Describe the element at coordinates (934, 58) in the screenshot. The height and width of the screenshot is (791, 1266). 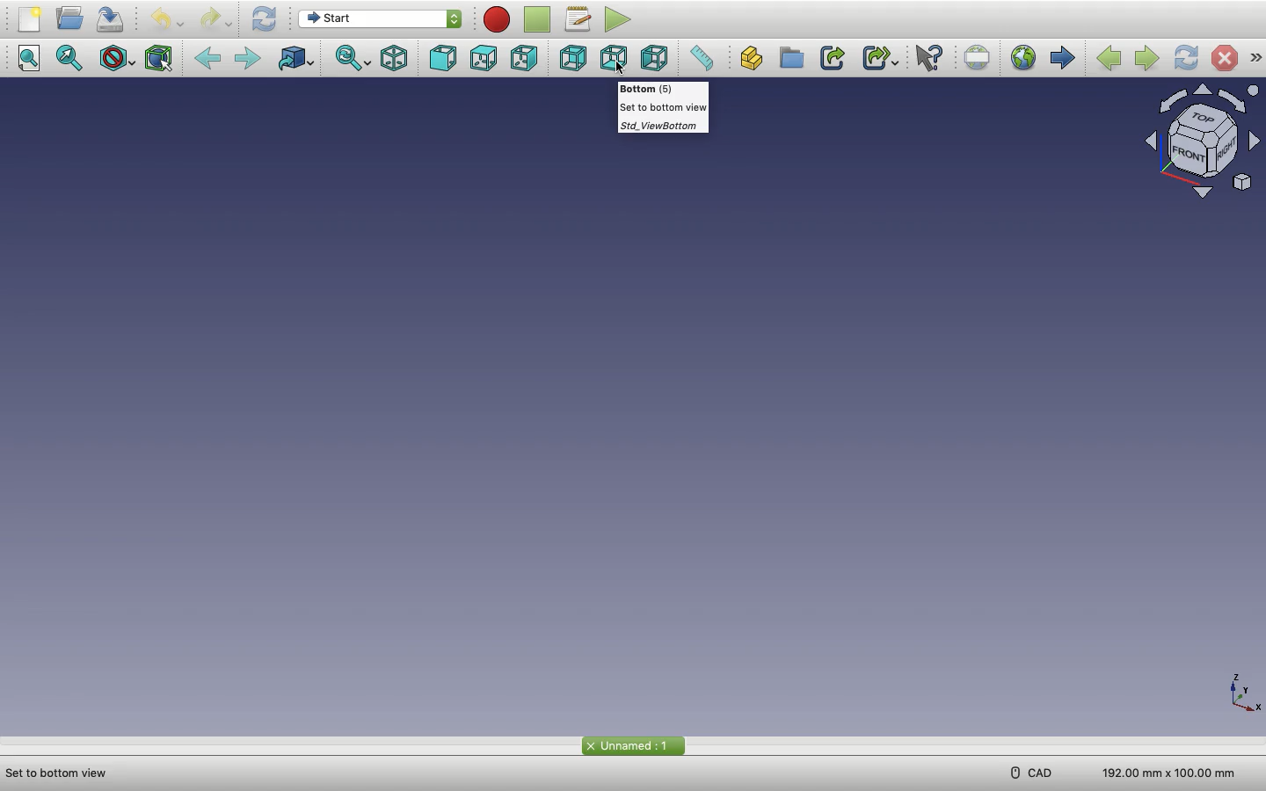
I see `What's this?` at that location.